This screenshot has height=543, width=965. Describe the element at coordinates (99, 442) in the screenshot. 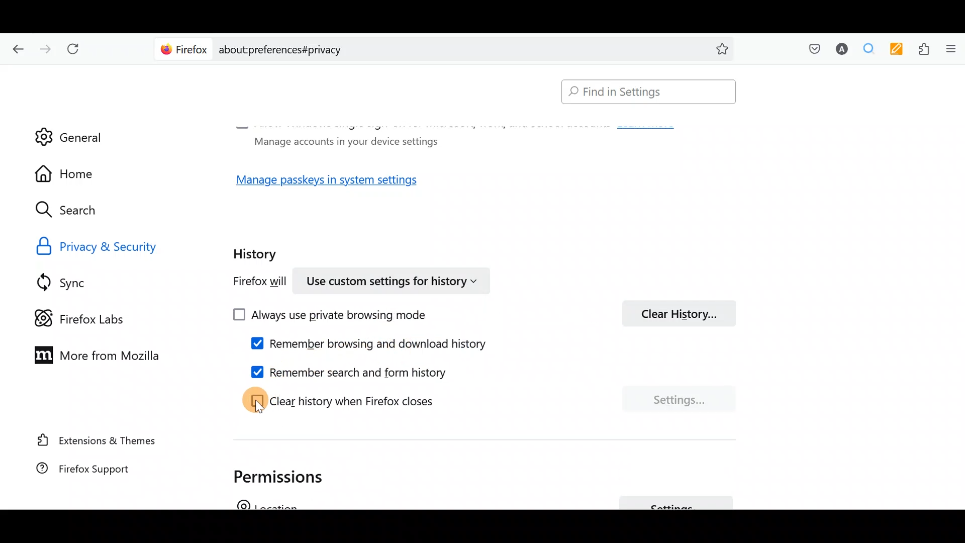

I see `Extension & themes` at that location.